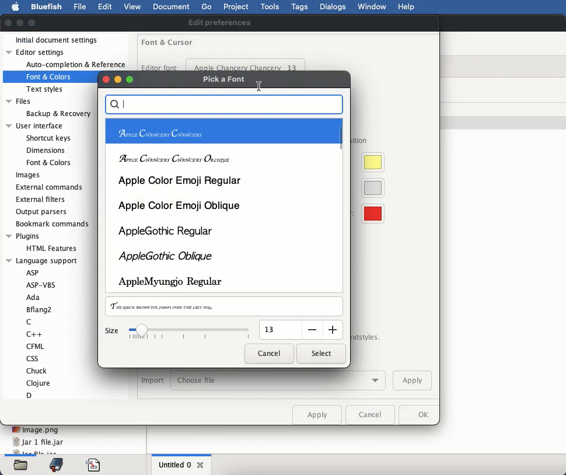 Image resolution: width=566 pixels, height=475 pixels. I want to click on apply, so click(317, 413).